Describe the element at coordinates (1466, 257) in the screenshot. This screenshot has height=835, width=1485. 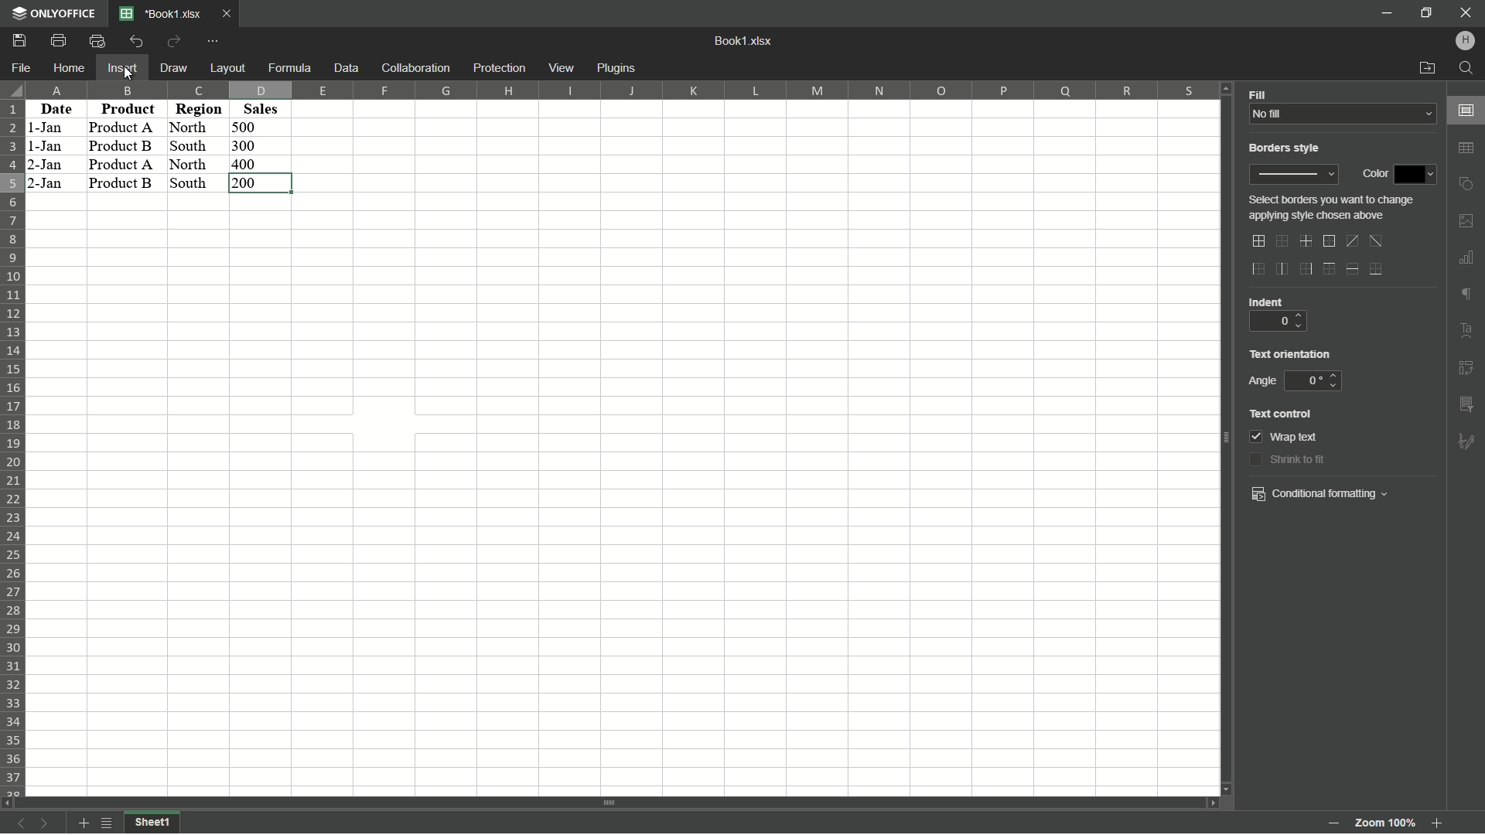
I see `insert chart` at that location.